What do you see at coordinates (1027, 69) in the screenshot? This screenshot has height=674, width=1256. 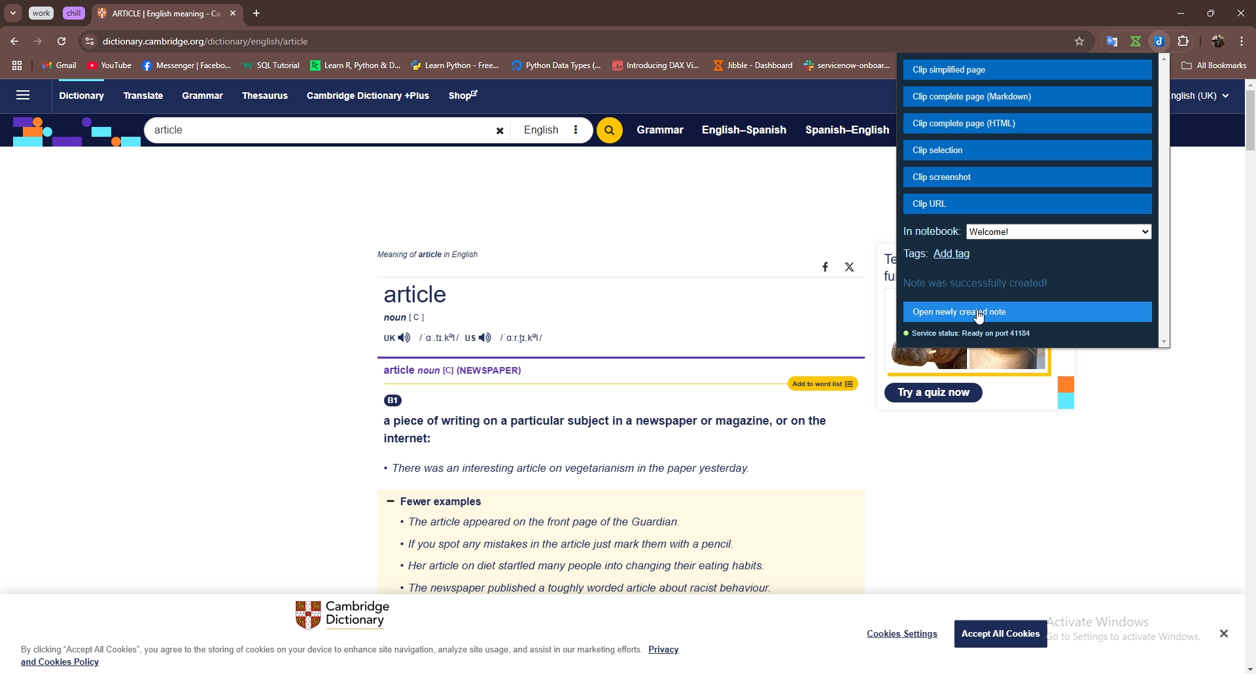 I see `clip simplified page` at bounding box center [1027, 69].